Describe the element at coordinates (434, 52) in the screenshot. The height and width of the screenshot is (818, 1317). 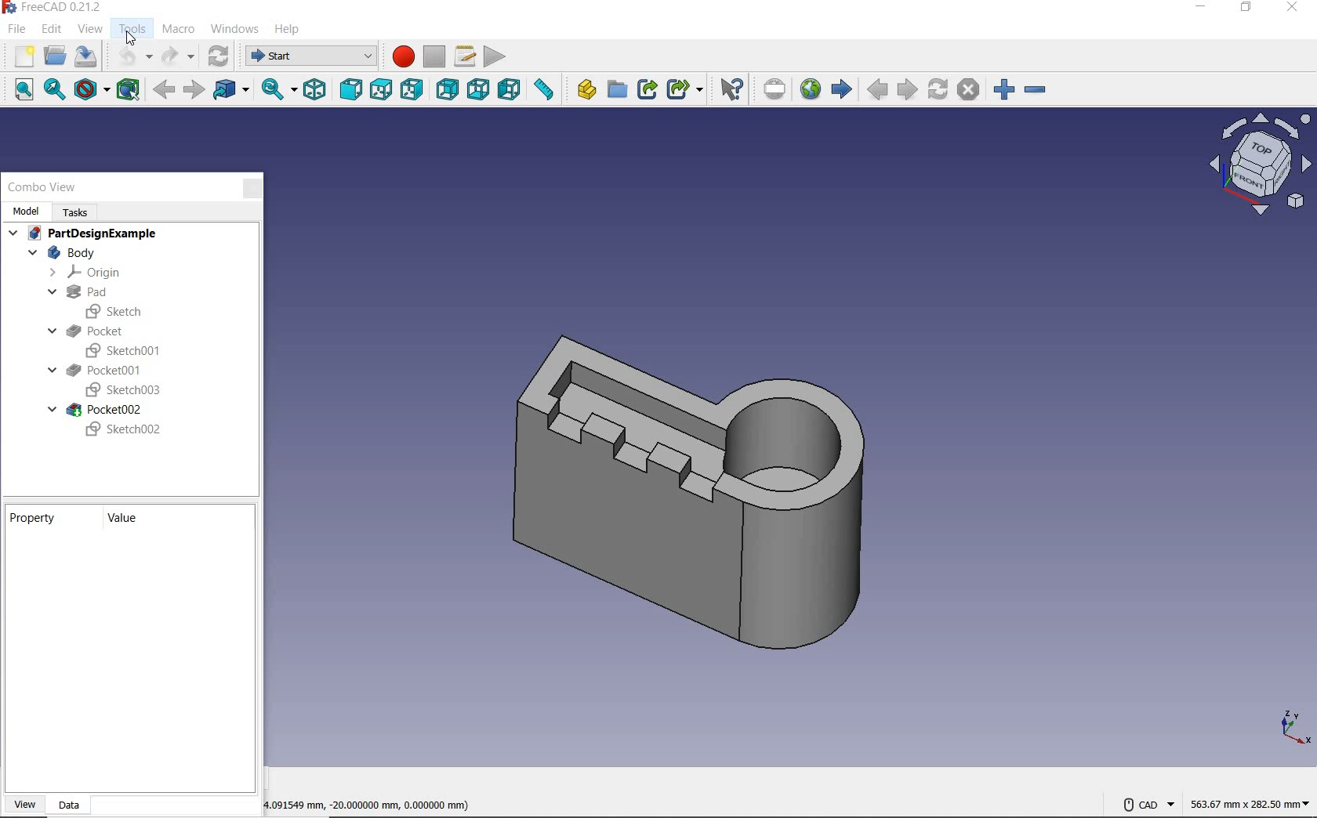
I see `Stop macro recording` at that location.